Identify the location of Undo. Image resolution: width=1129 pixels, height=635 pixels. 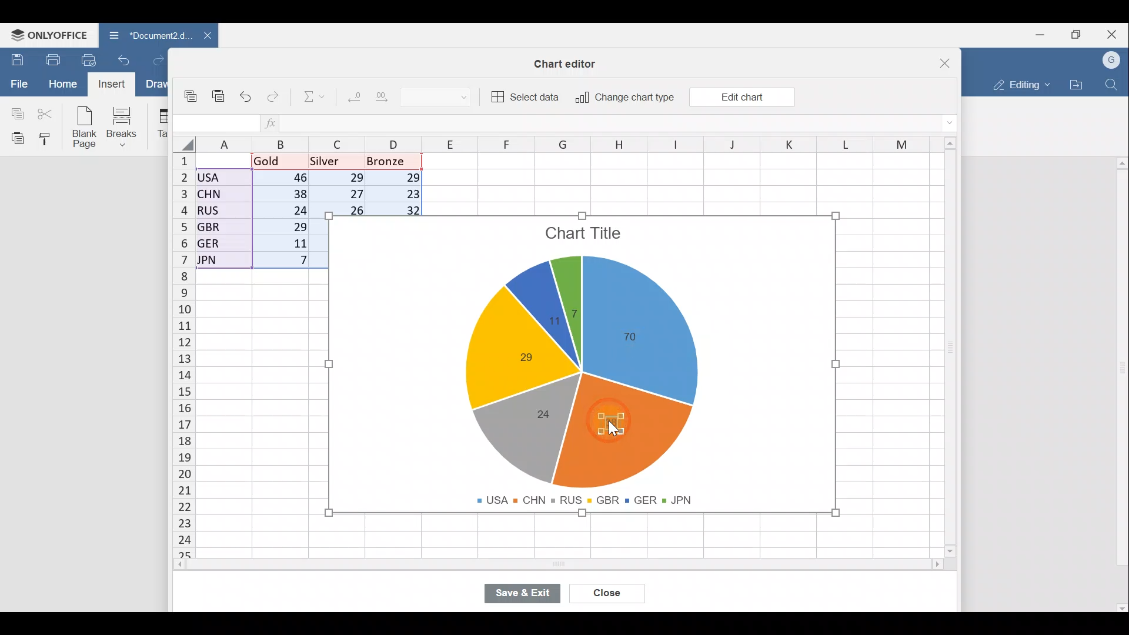
(248, 98).